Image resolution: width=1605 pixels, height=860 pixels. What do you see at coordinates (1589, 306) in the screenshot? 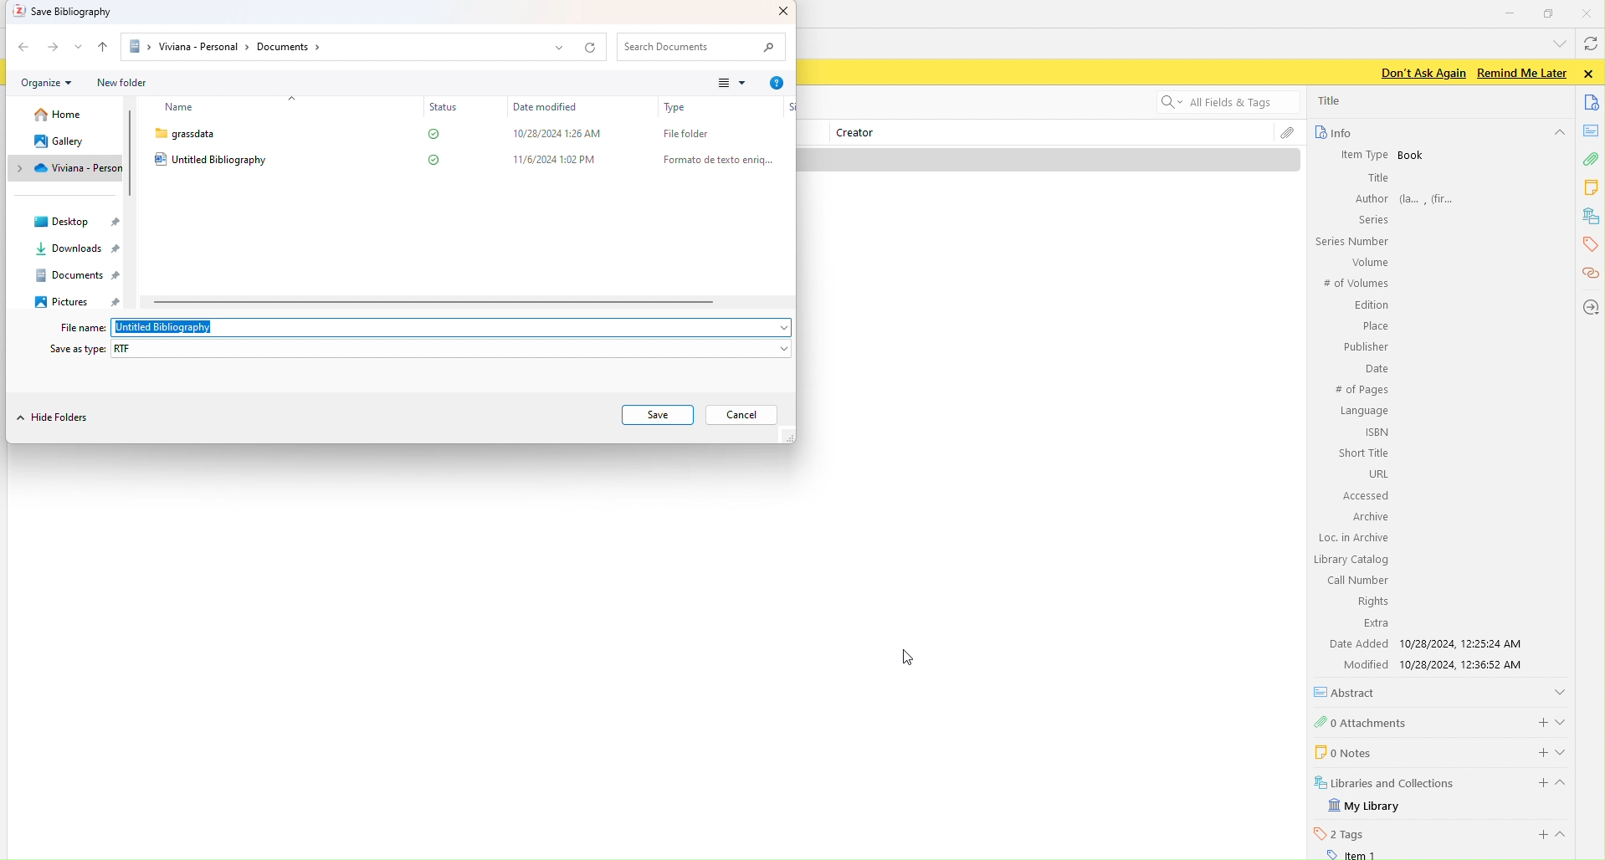
I see `location` at bounding box center [1589, 306].